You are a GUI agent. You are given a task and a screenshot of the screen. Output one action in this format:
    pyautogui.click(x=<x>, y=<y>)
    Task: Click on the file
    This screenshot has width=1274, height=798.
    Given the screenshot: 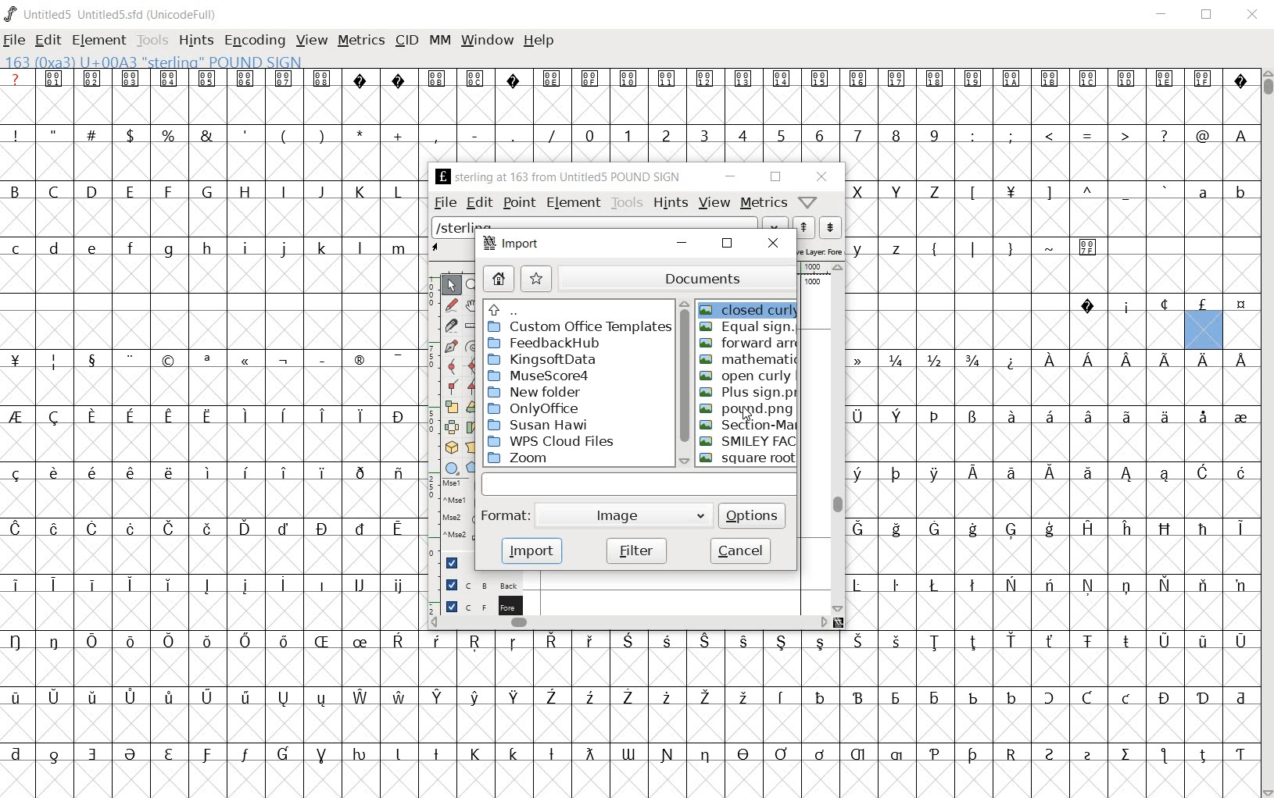 What is the action you would take?
    pyautogui.click(x=445, y=202)
    